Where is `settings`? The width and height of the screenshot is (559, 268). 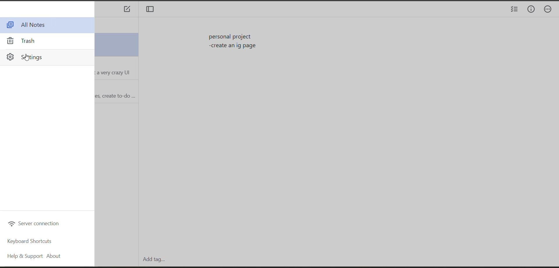
settings is located at coordinates (30, 57).